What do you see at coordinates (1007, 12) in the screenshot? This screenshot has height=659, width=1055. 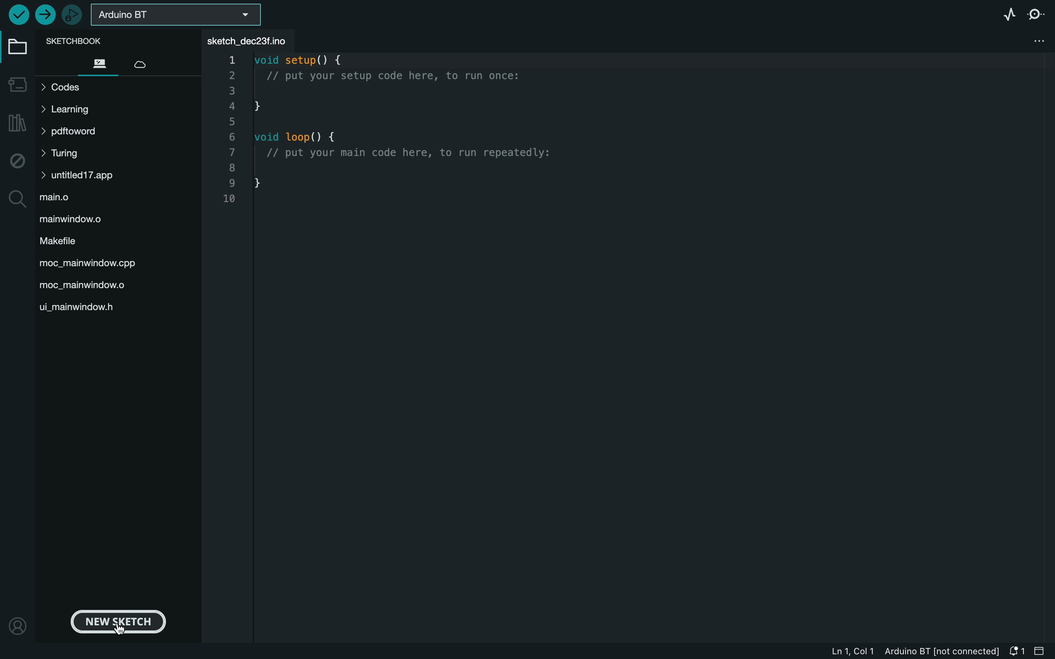 I see `serial plotter` at bounding box center [1007, 12].